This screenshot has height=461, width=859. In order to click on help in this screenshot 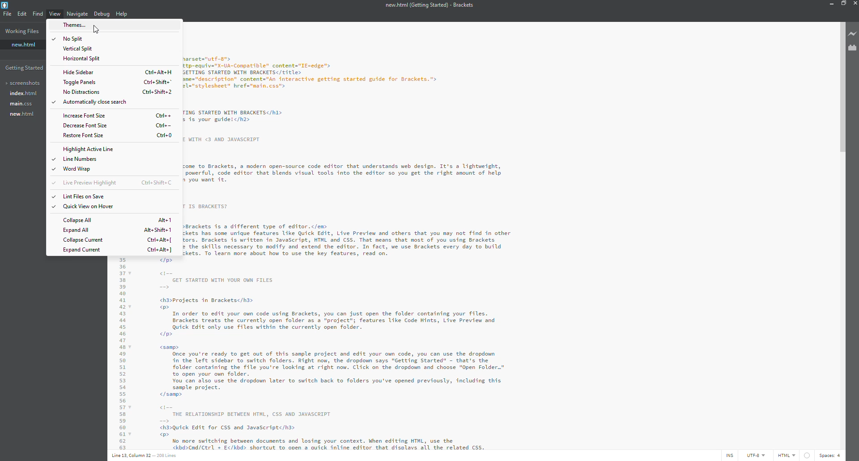, I will do `click(120, 14)`.